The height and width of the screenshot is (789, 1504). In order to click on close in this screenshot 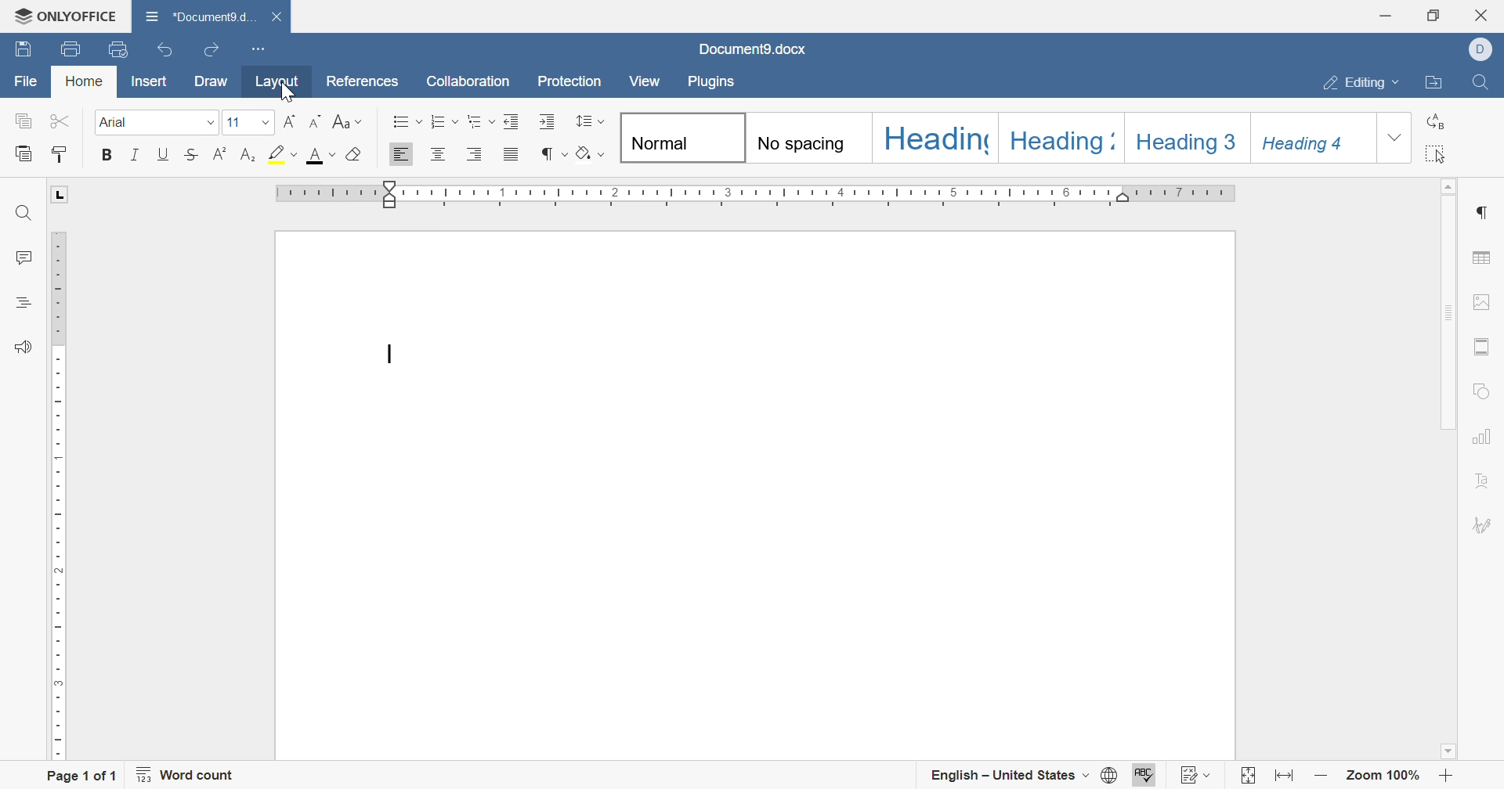, I will do `click(1486, 15)`.